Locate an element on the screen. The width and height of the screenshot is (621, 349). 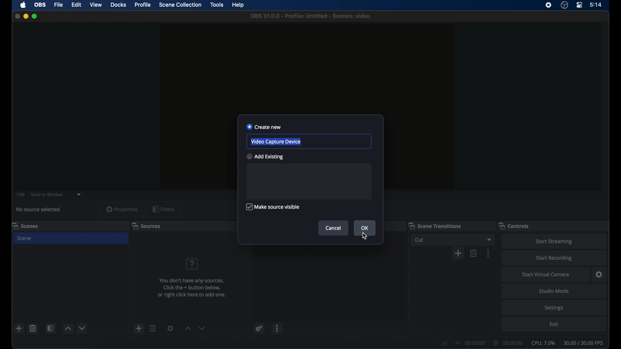
make source visible is located at coordinates (274, 207).